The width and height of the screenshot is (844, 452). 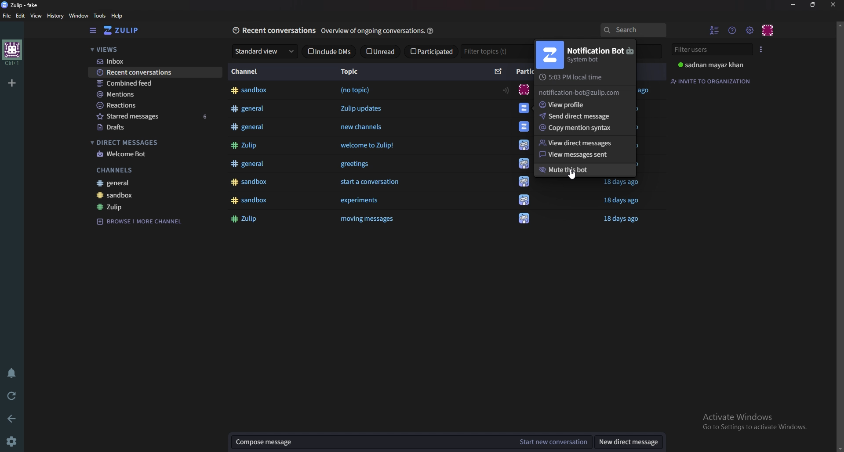 I want to click on home, so click(x=13, y=52).